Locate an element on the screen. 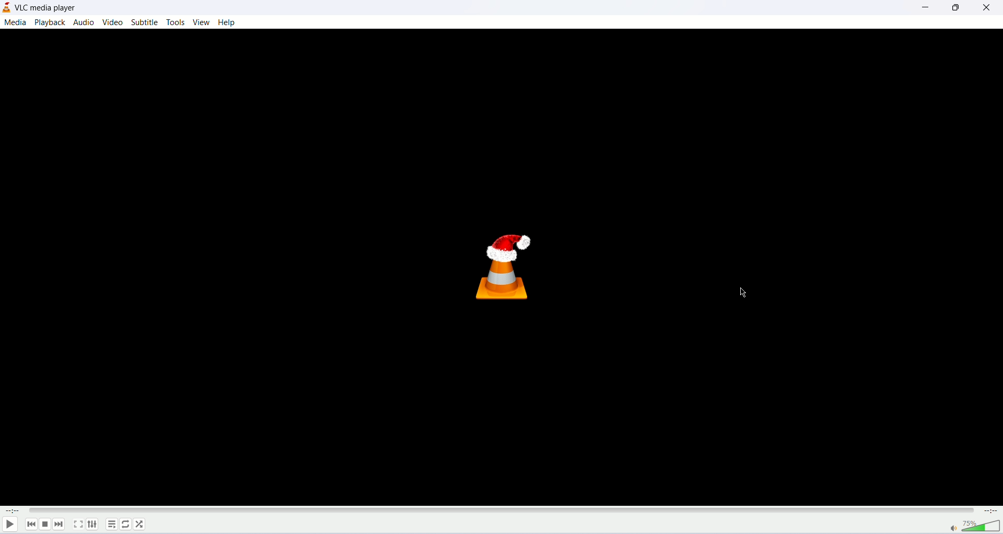  fullscreen is located at coordinates (78, 524).